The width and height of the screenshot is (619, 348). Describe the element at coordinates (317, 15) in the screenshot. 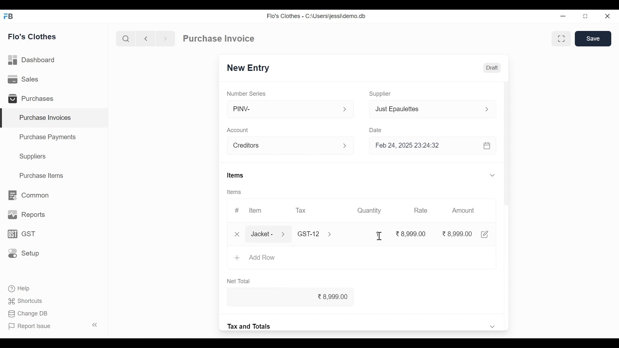

I see `Flo's Clothes - C:\Users\jessi\demo.db` at that location.